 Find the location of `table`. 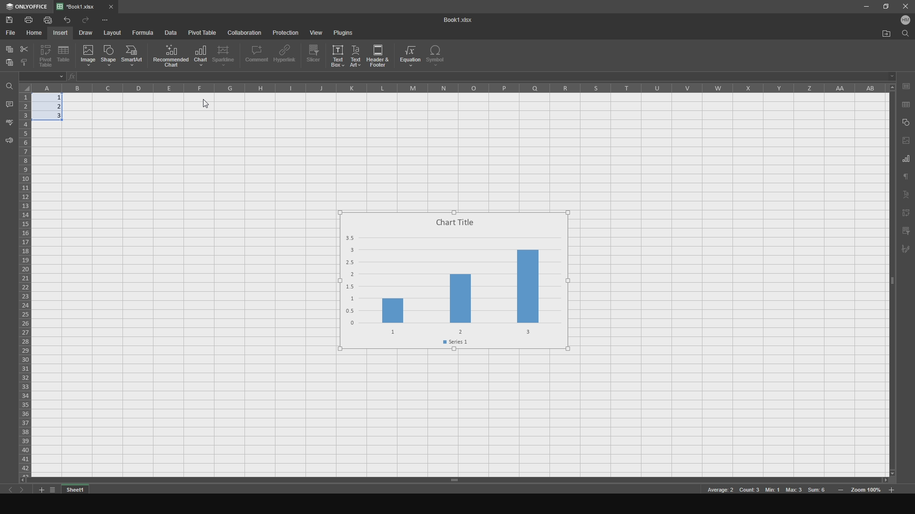

table is located at coordinates (63, 55).